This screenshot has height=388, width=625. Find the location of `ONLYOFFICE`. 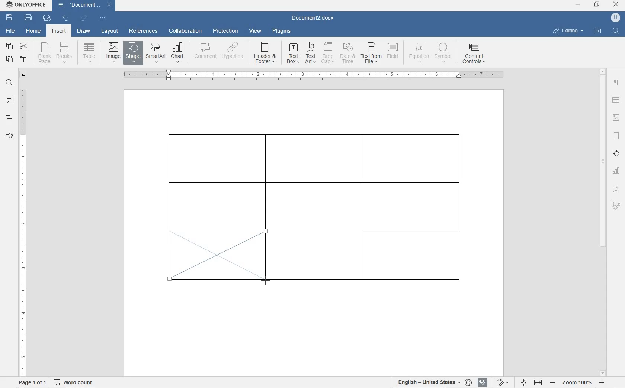

ONLYOFFICE is located at coordinates (27, 5).